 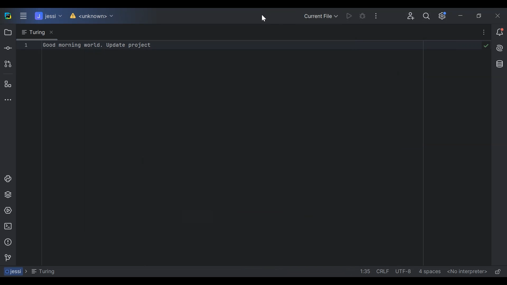 What do you see at coordinates (426, 17) in the screenshot?
I see `Search` at bounding box center [426, 17].